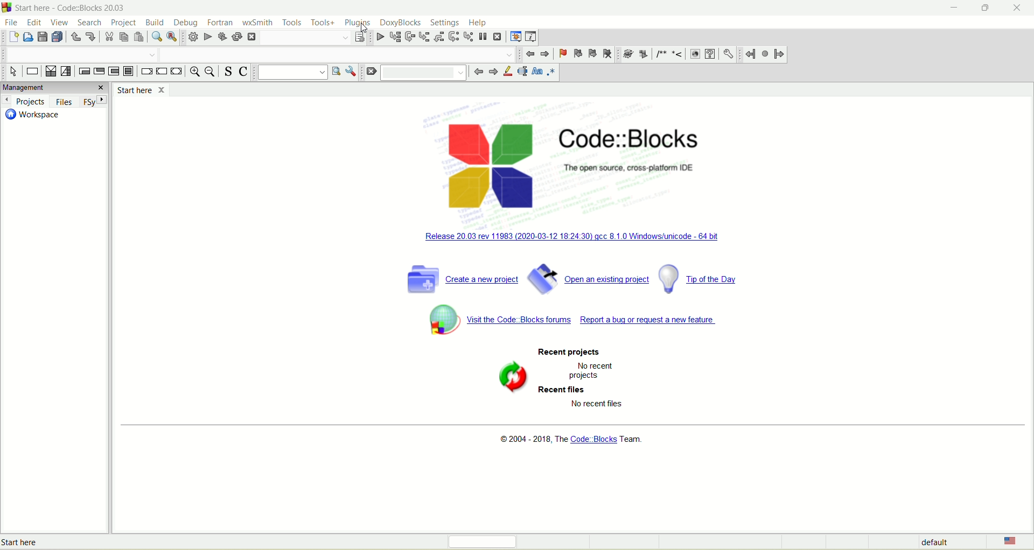 This screenshot has height=550, width=1034. I want to click on Logo, so click(509, 378).